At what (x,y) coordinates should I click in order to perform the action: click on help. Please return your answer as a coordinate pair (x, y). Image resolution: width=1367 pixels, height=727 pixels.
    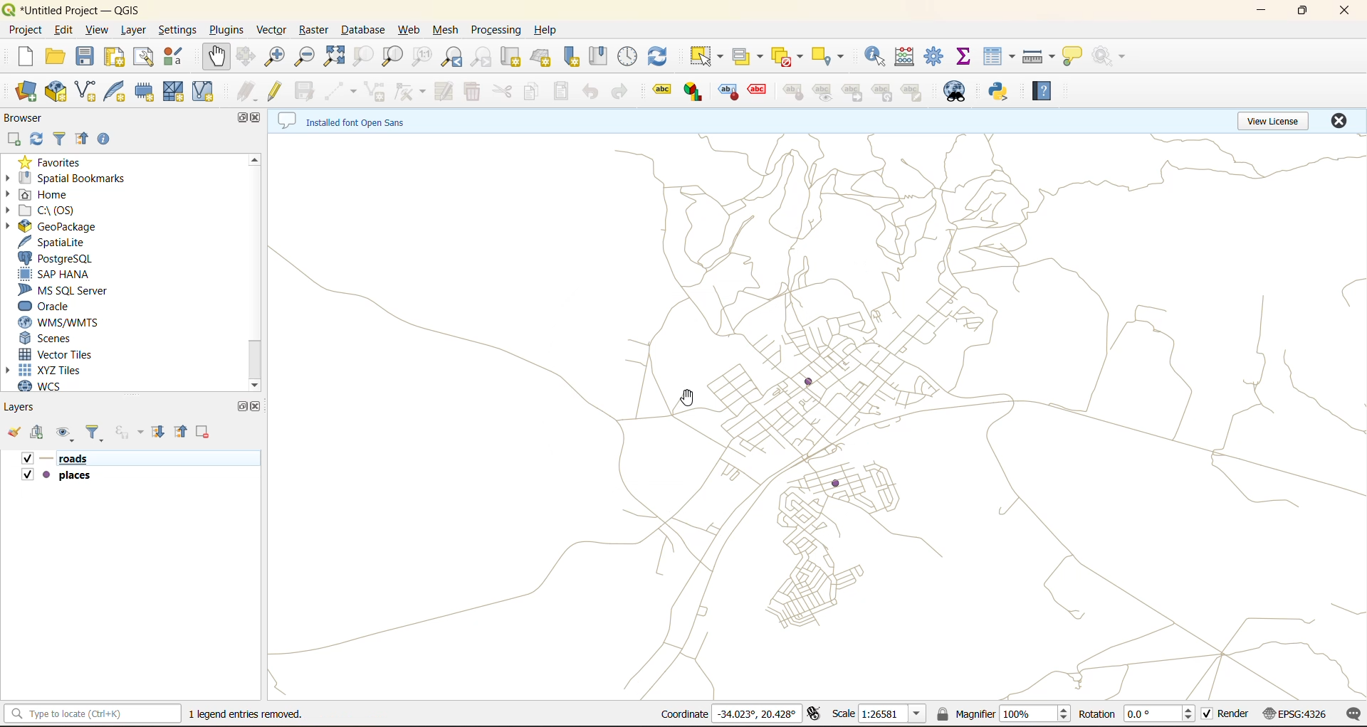
    Looking at the image, I should click on (1042, 92).